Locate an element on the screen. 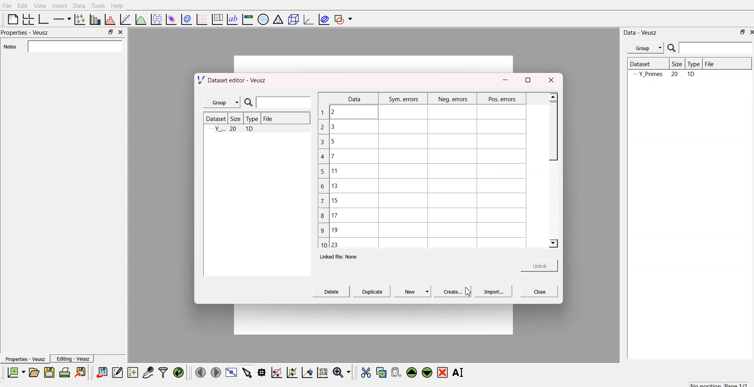  move down the widget  is located at coordinates (426, 372).